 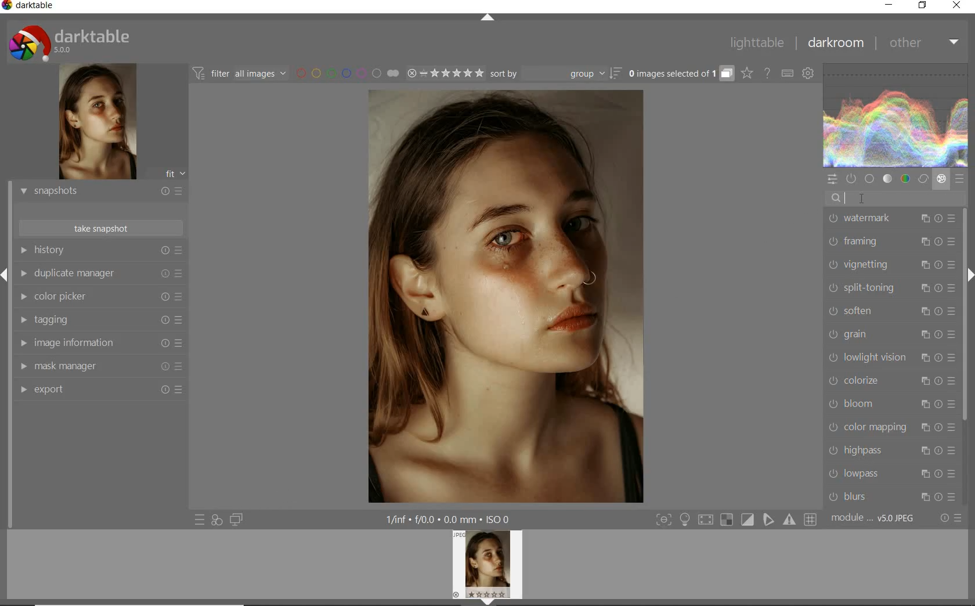 I want to click on quick access panel, so click(x=833, y=179).